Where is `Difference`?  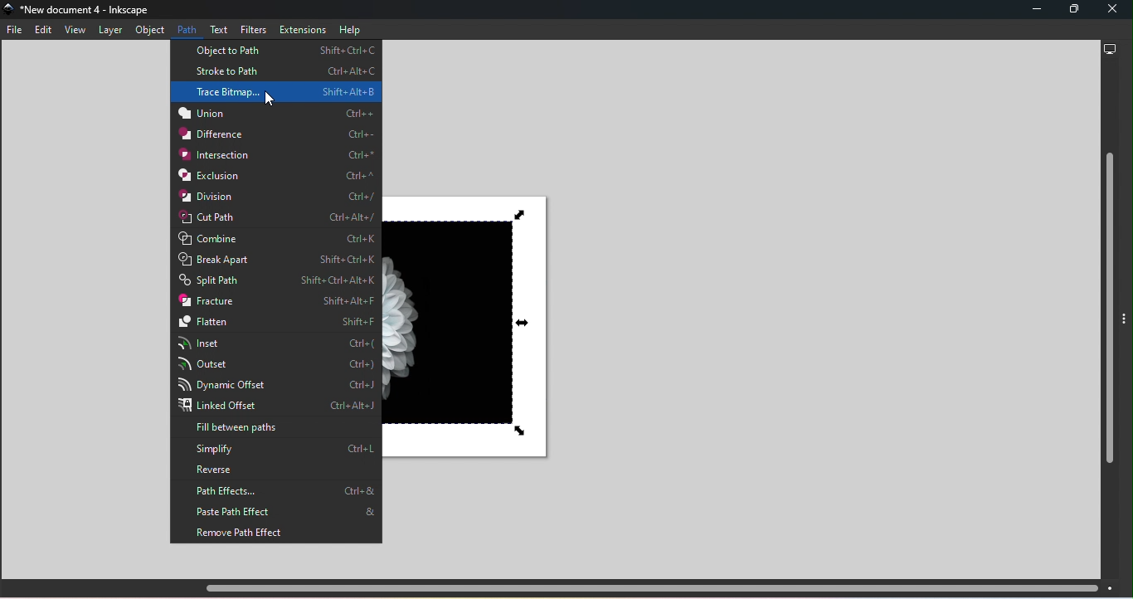 Difference is located at coordinates (275, 133).